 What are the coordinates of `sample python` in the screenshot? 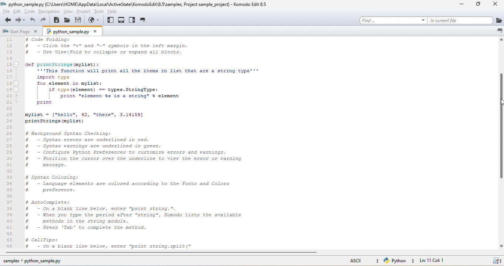 It's located at (38, 262).